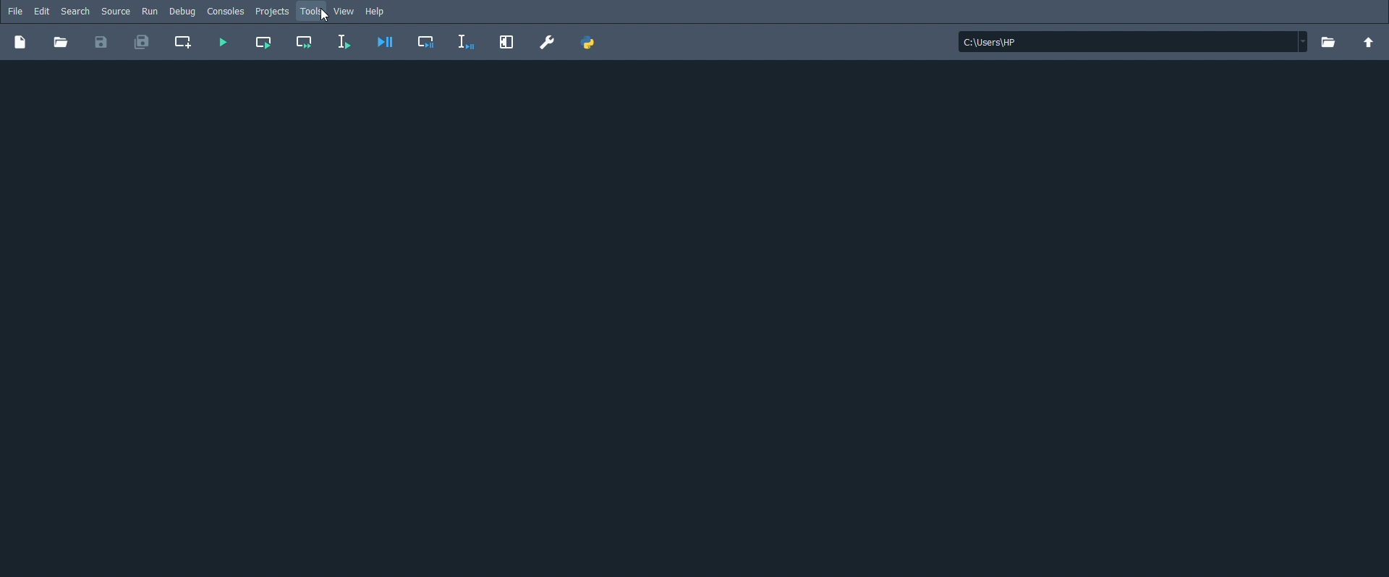 The width and height of the screenshot is (1389, 577). I want to click on Projects, so click(273, 12).